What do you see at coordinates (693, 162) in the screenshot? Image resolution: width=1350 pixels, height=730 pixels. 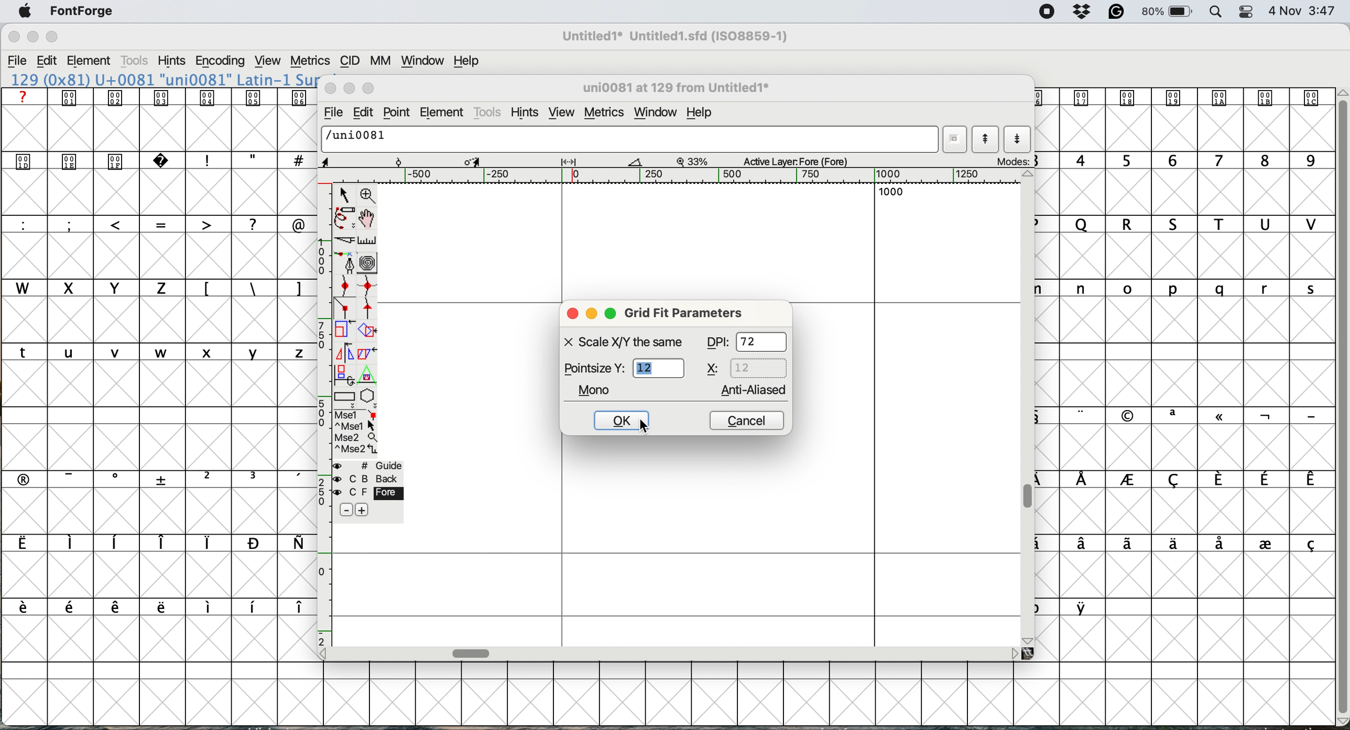 I see `zoom factor` at bounding box center [693, 162].